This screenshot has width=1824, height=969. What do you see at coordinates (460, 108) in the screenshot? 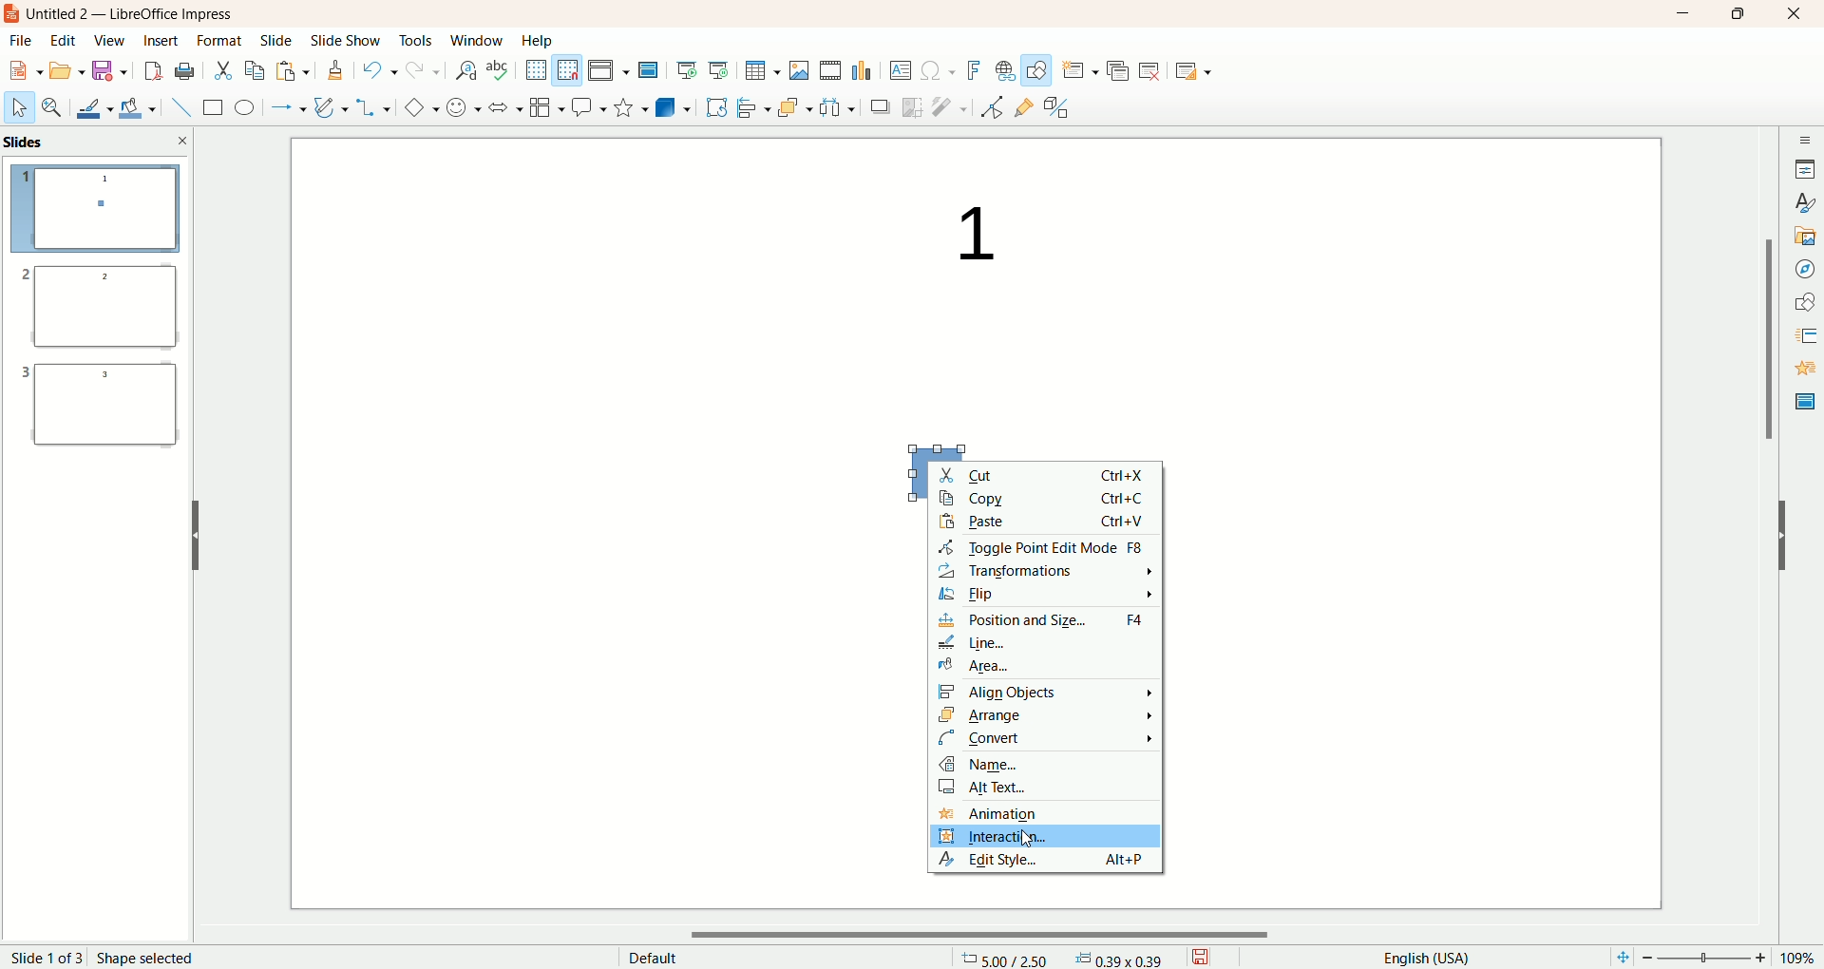
I see `symbol shapes` at bounding box center [460, 108].